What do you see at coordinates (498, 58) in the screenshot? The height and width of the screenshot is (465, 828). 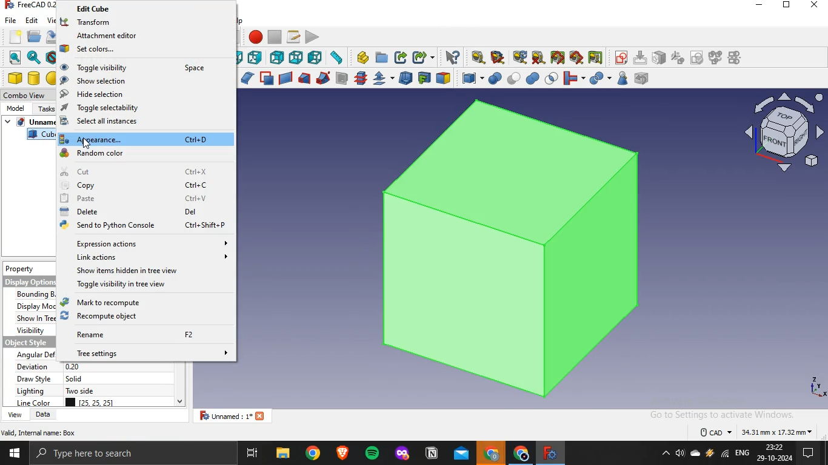 I see `measure angular` at bounding box center [498, 58].